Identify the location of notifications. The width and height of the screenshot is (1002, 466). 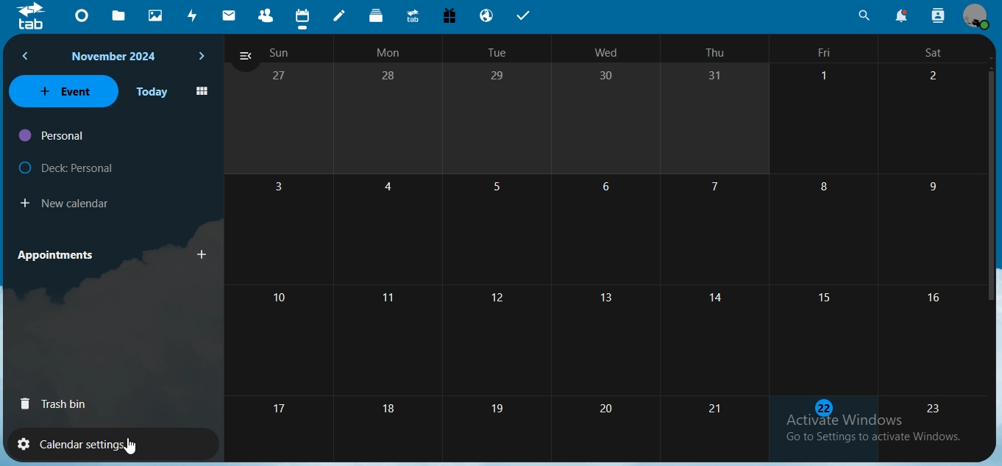
(899, 15).